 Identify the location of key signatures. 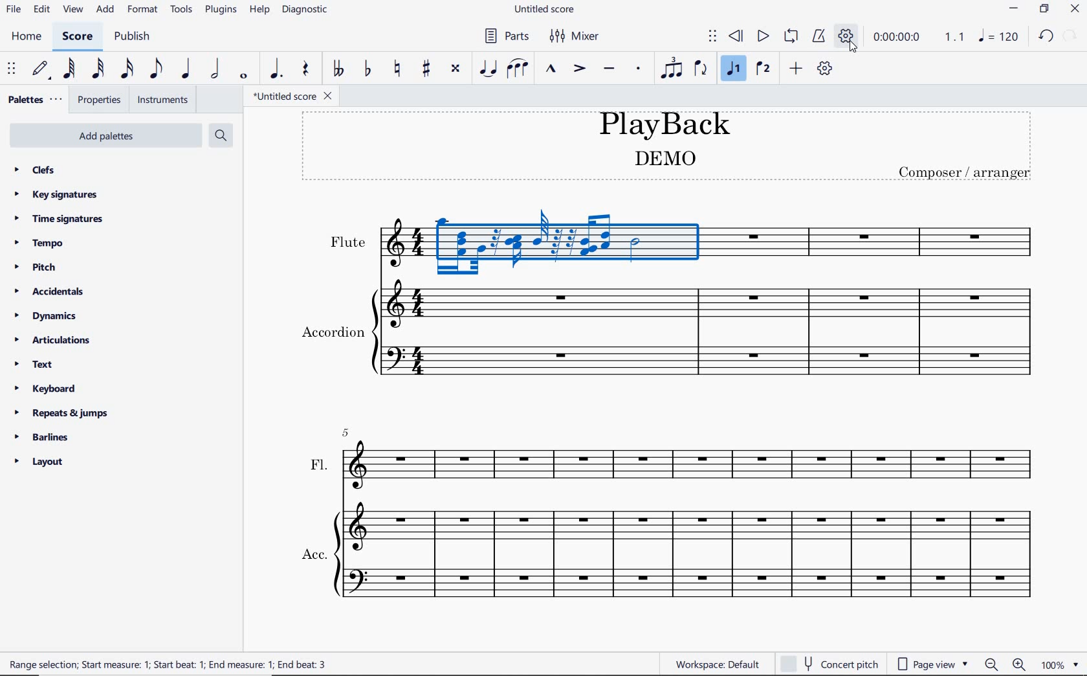
(60, 195).